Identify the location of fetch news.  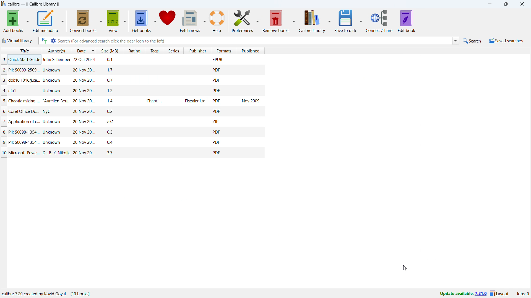
(190, 21).